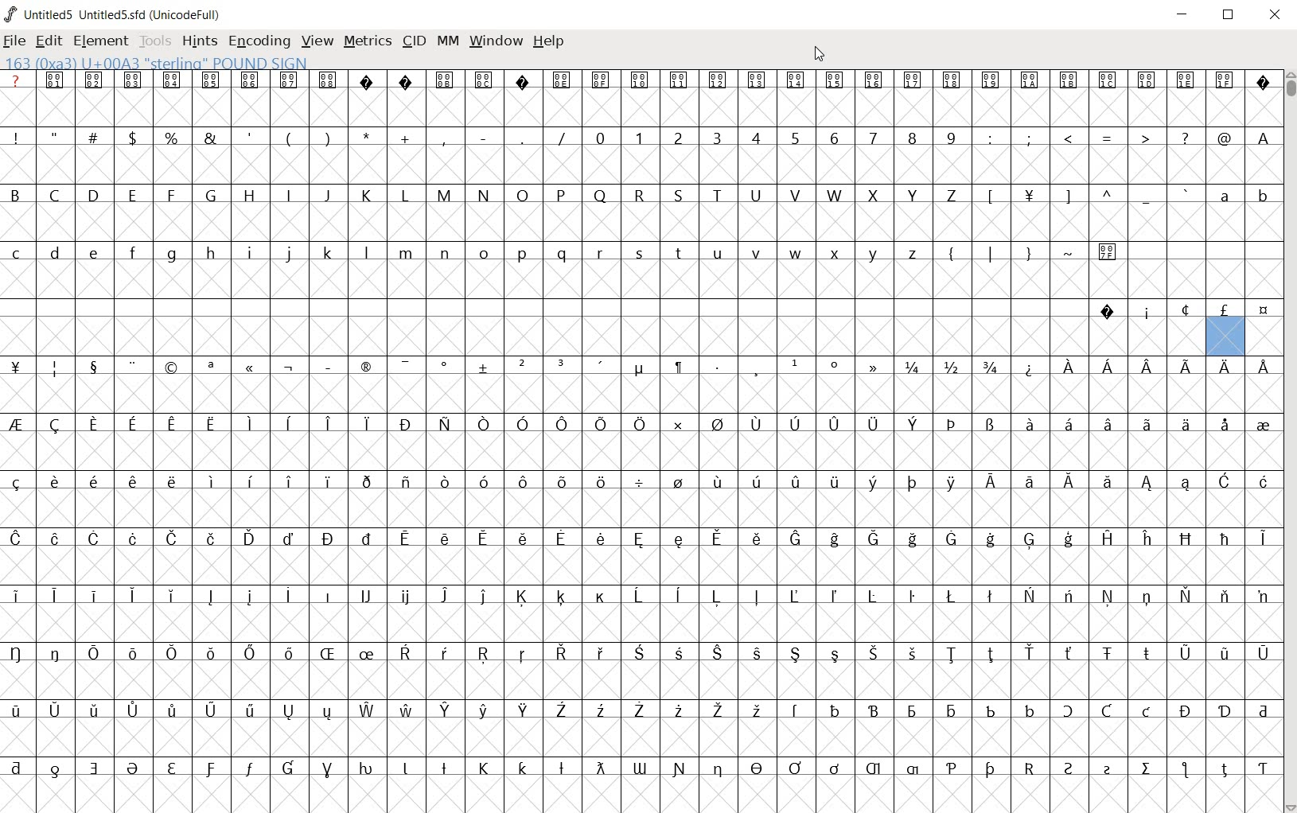  I want to click on Symbol, so click(680, 425).